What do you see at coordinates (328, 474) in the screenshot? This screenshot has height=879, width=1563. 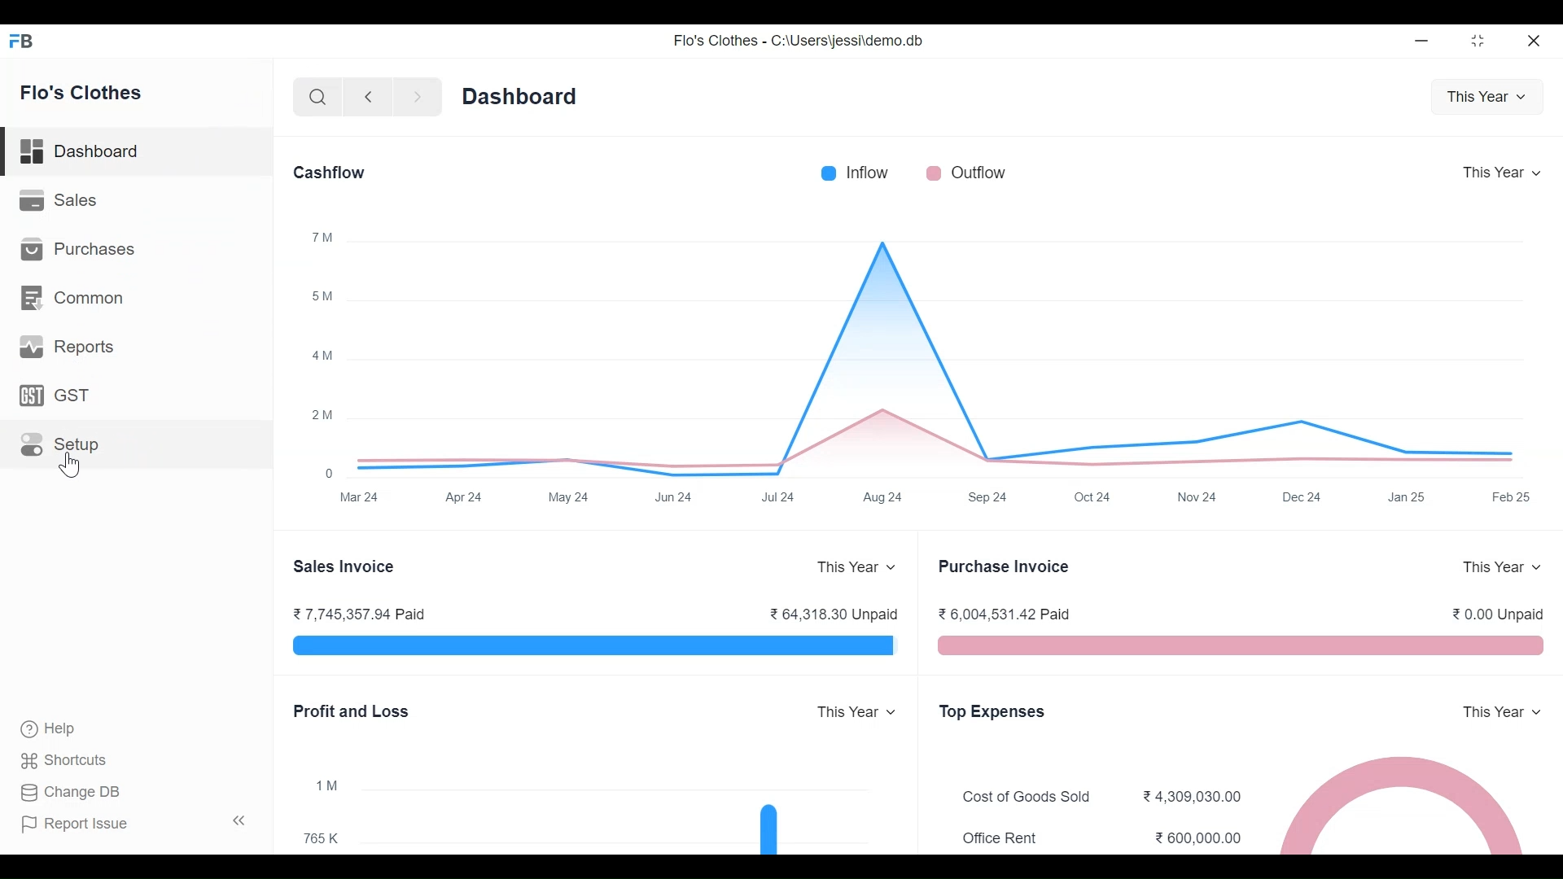 I see `0` at bounding box center [328, 474].